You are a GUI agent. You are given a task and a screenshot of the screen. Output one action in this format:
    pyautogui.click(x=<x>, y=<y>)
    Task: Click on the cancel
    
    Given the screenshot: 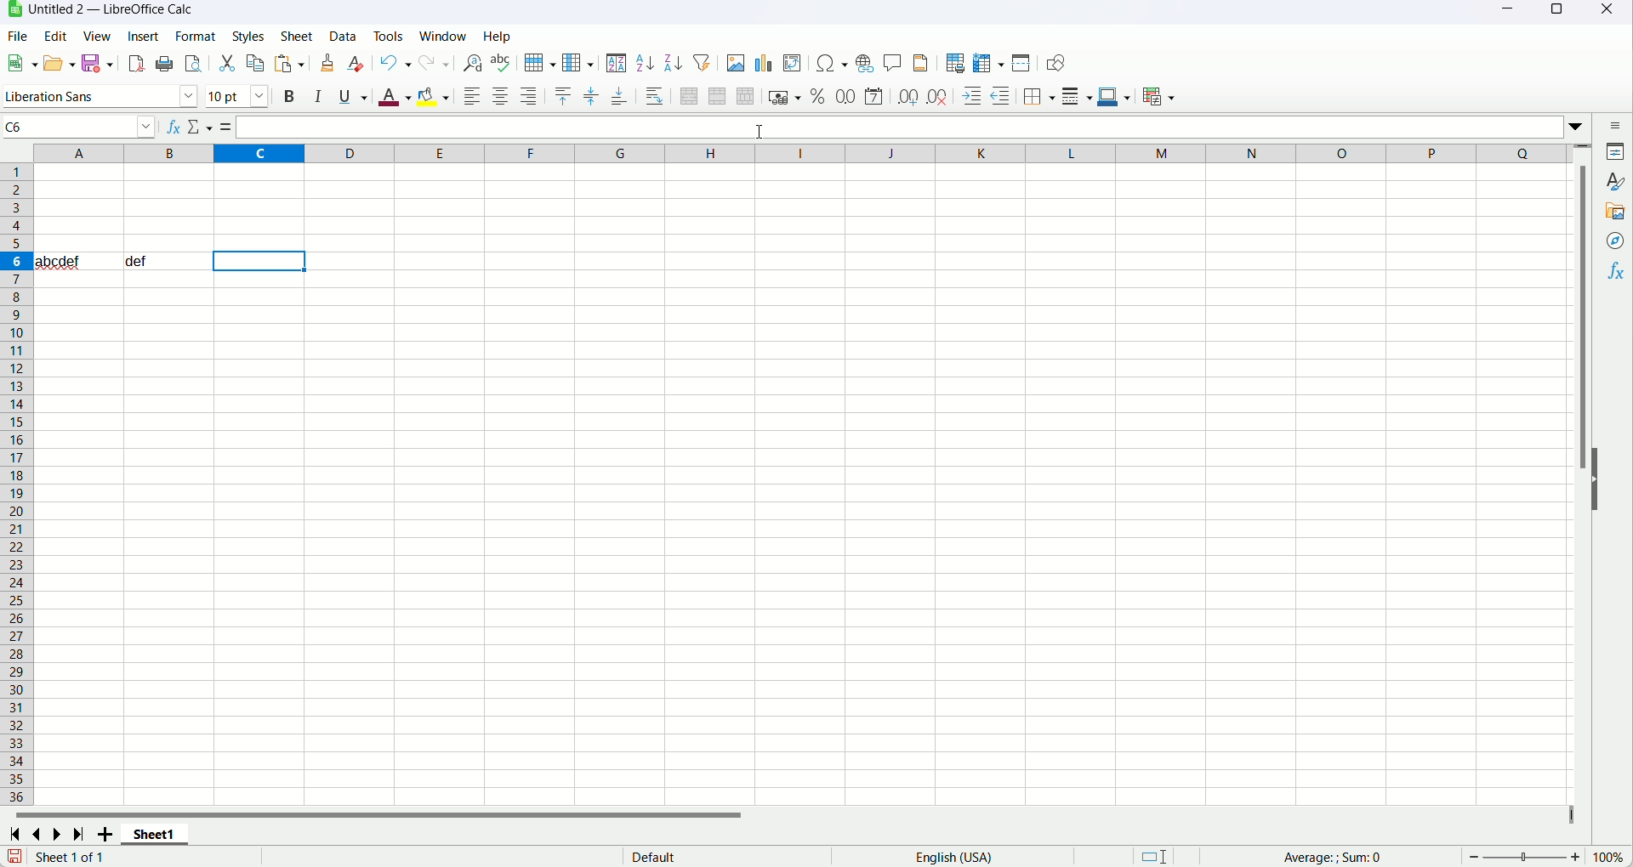 What is the action you would take?
    pyautogui.click(x=198, y=126)
    